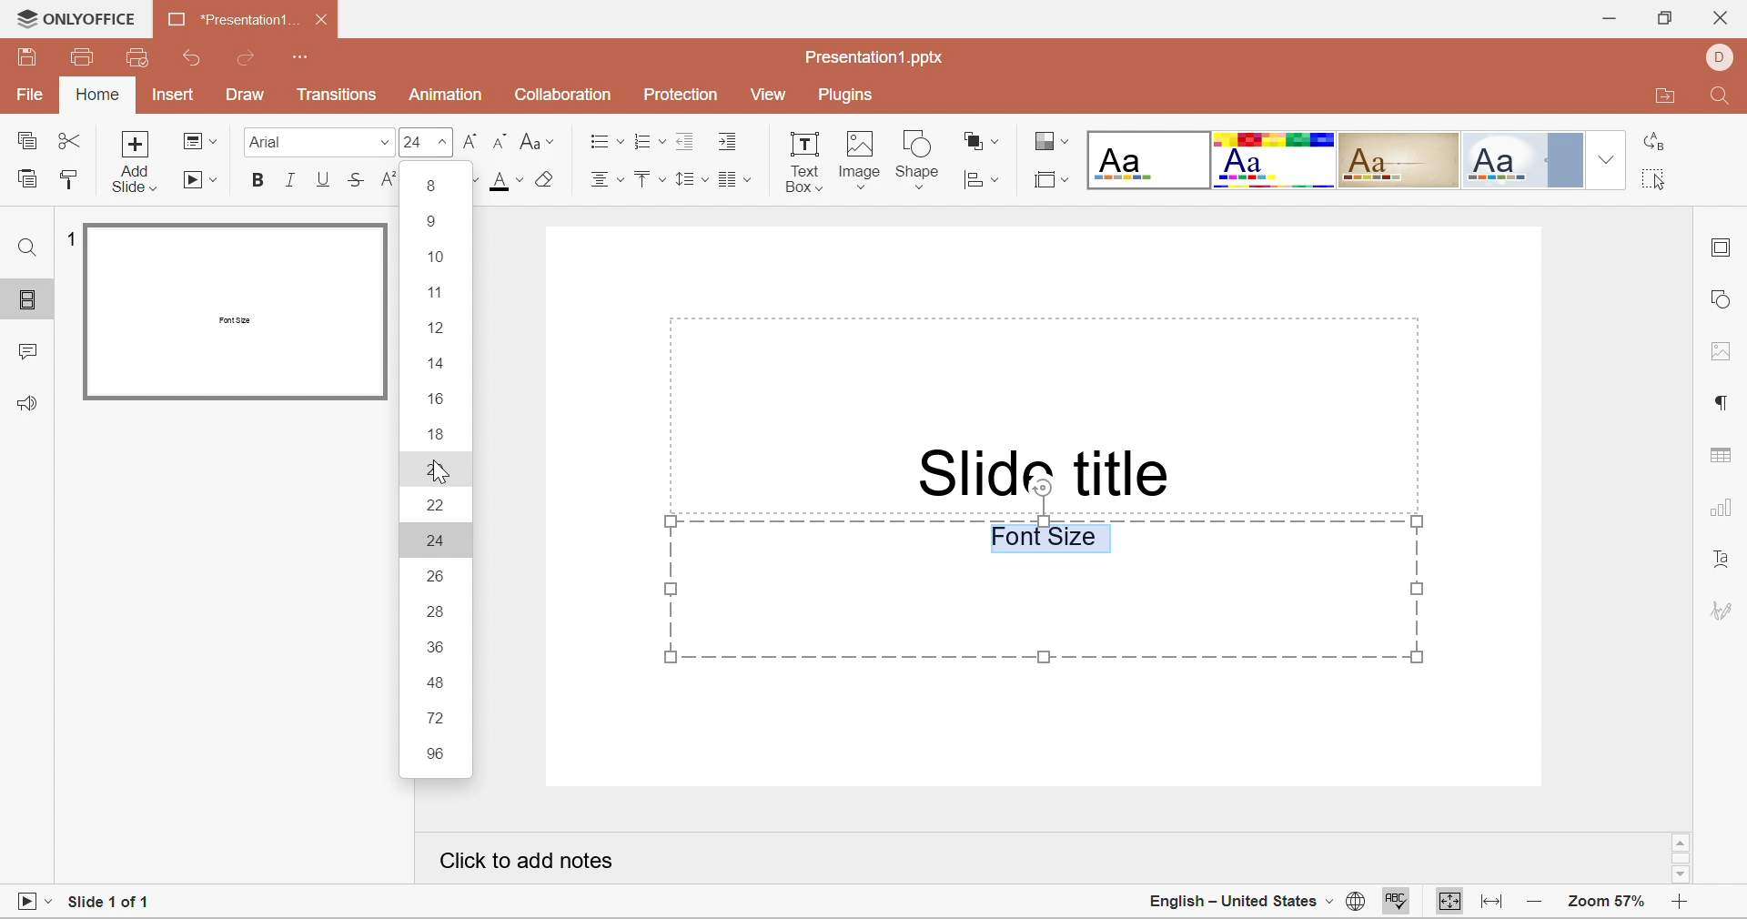  Describe the element at coordinates (651, 183) in the screenshot. I see `Align top` at that location.